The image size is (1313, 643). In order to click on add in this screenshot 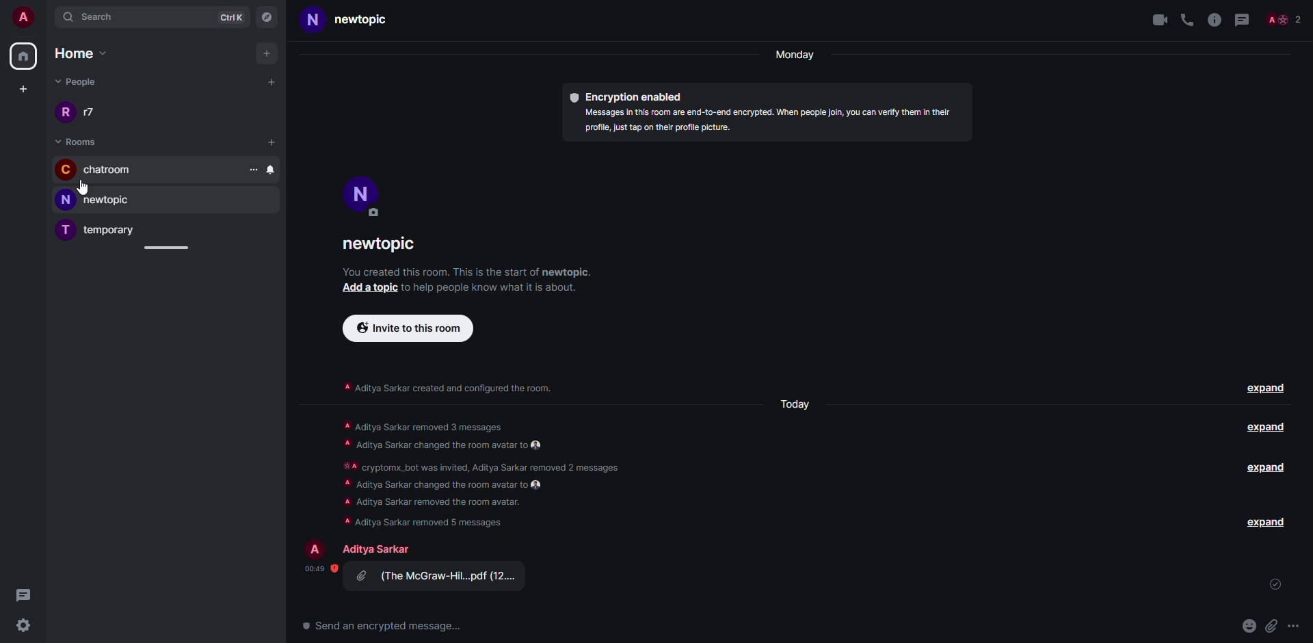, I will do `click(268, 53)`.